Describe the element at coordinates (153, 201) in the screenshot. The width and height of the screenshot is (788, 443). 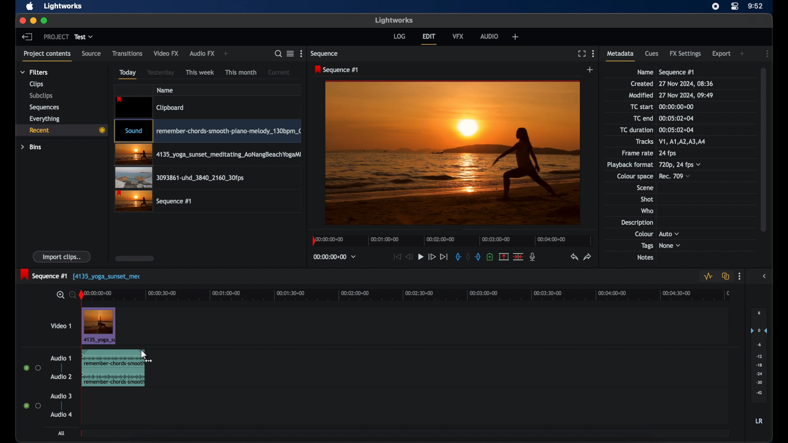
I see `video clip` at that location.